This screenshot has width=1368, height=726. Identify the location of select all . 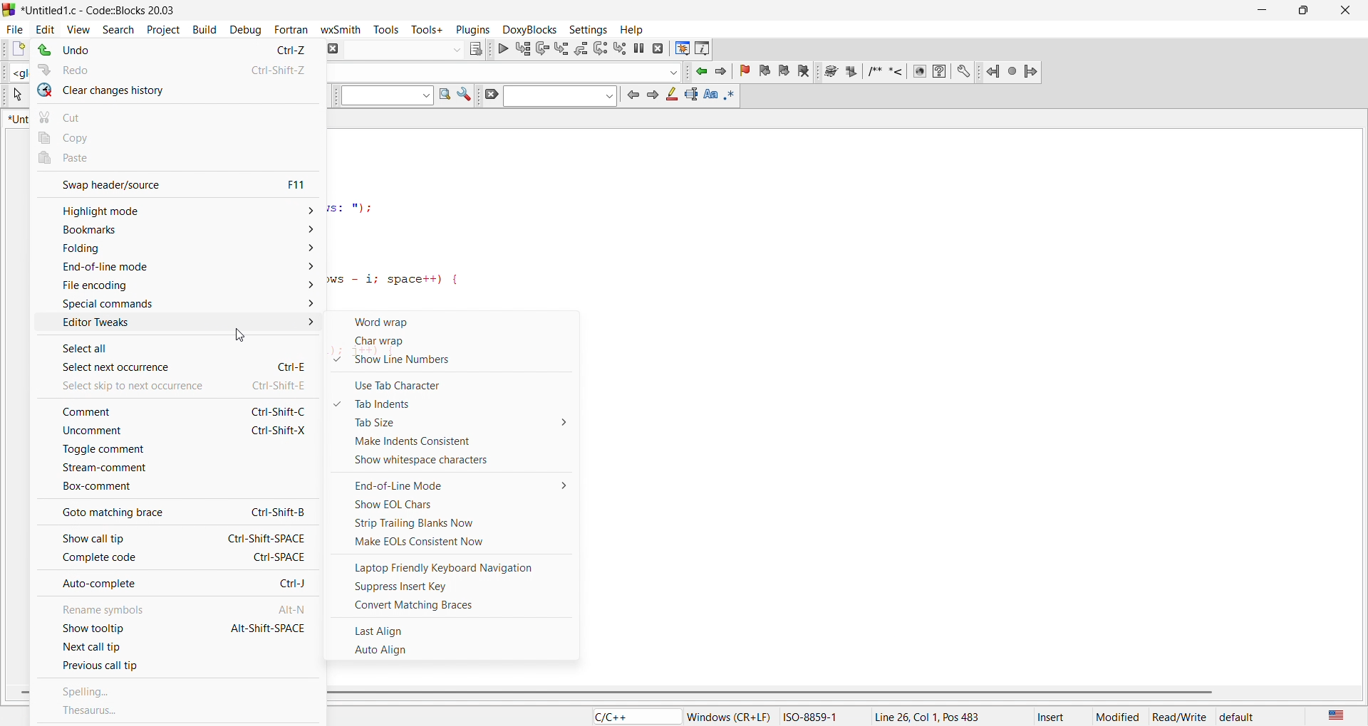
(120, 350).